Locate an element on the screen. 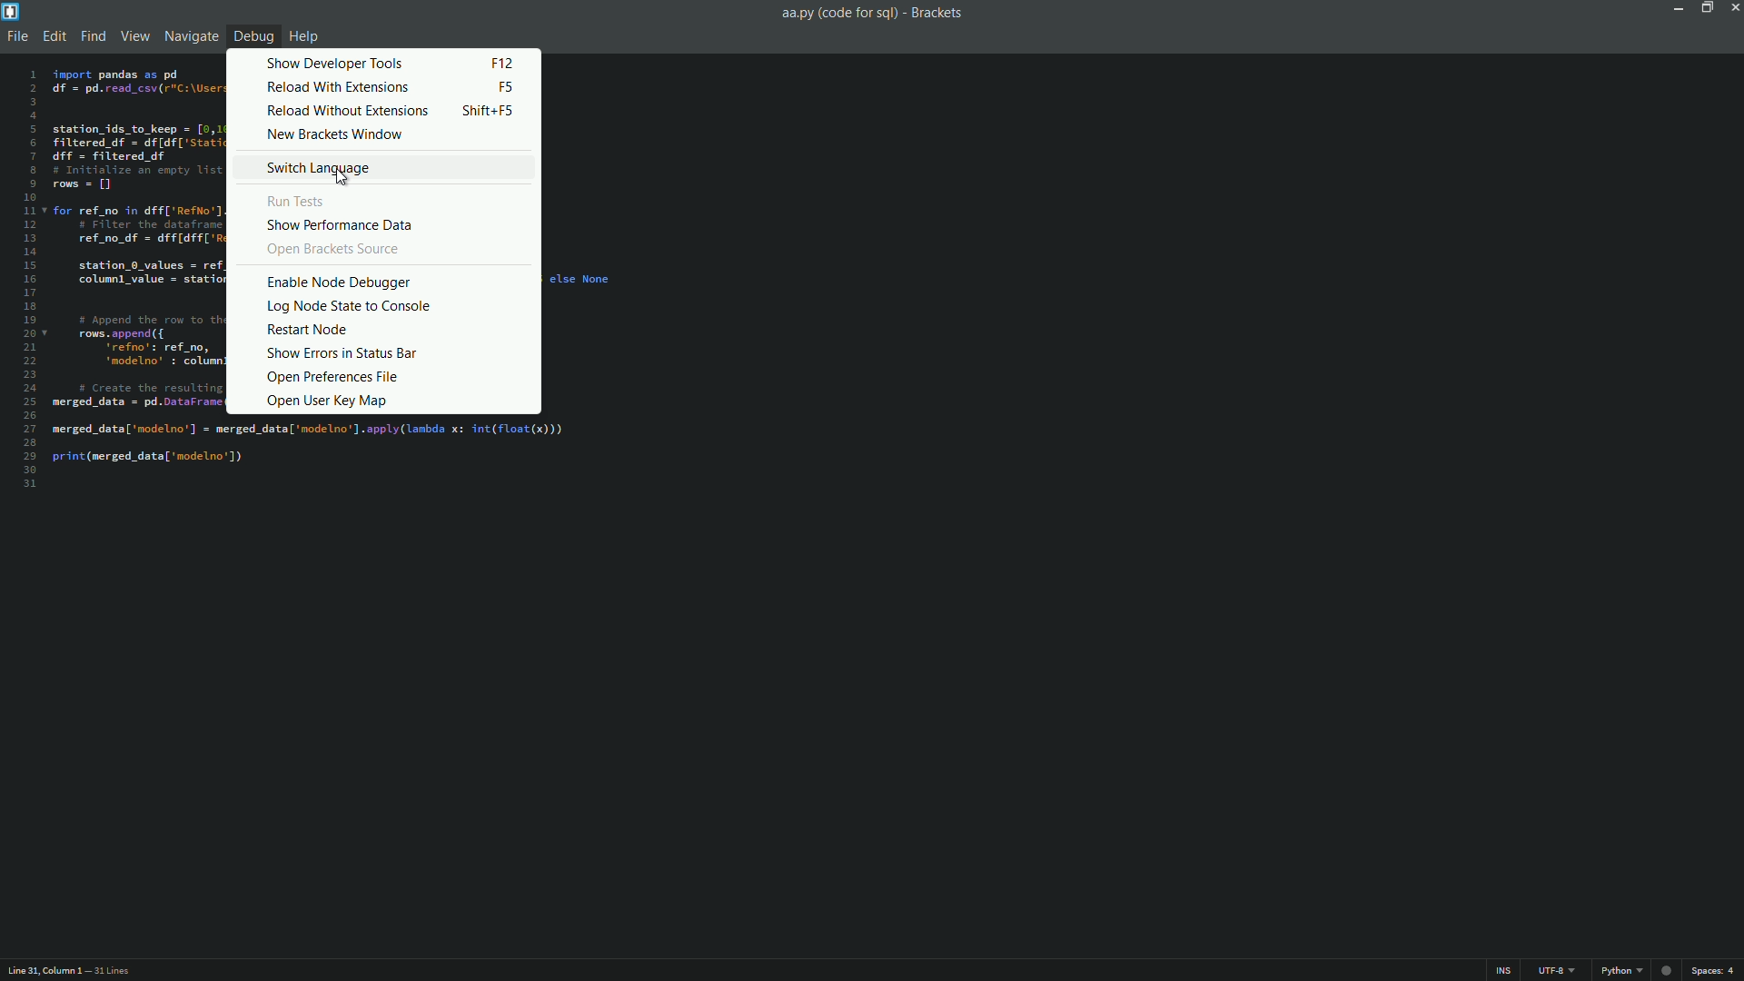 This screenshot has height=981, width=1744. run tests is located at coordinates (297, 201).